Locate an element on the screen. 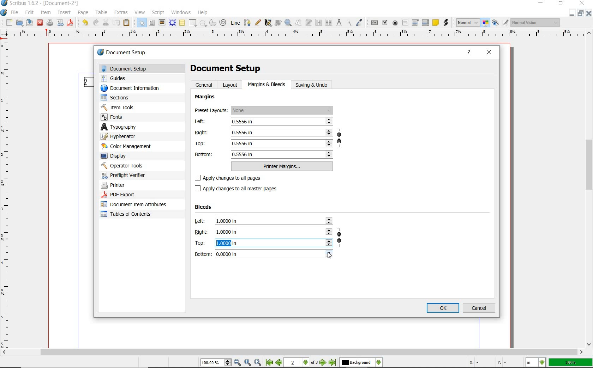 The height and width of the screenshot is (368, 593). Zoom In is located at coordinates (258, 363).